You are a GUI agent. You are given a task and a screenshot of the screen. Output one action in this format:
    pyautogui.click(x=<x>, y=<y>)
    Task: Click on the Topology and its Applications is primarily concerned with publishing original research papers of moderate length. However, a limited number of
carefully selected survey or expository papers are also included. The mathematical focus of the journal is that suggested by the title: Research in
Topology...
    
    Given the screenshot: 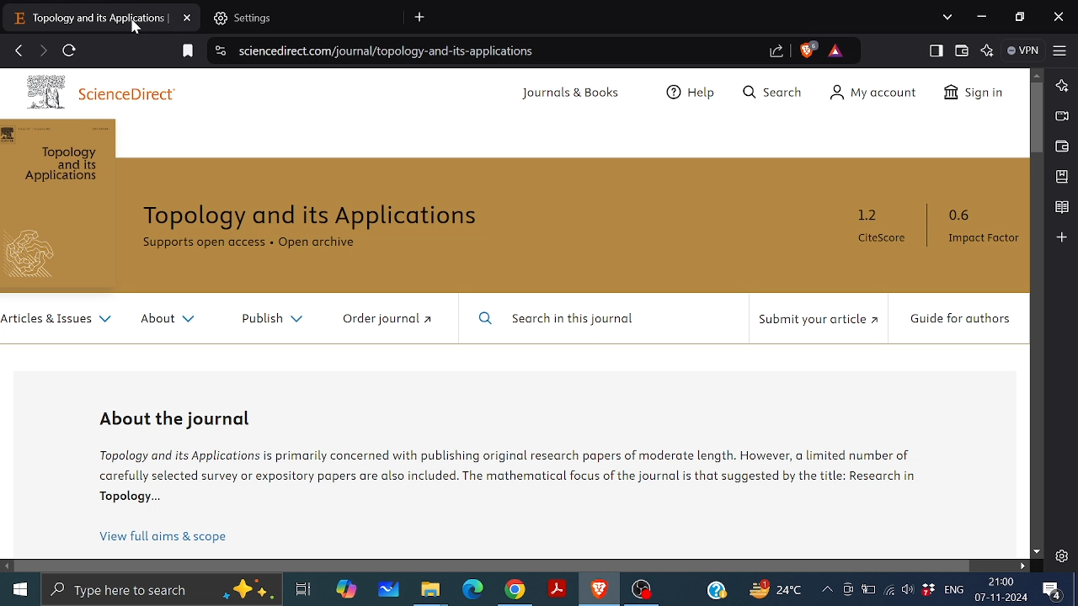 What is the action you would take?
    pyautogui.click(x=514, y=481)
    